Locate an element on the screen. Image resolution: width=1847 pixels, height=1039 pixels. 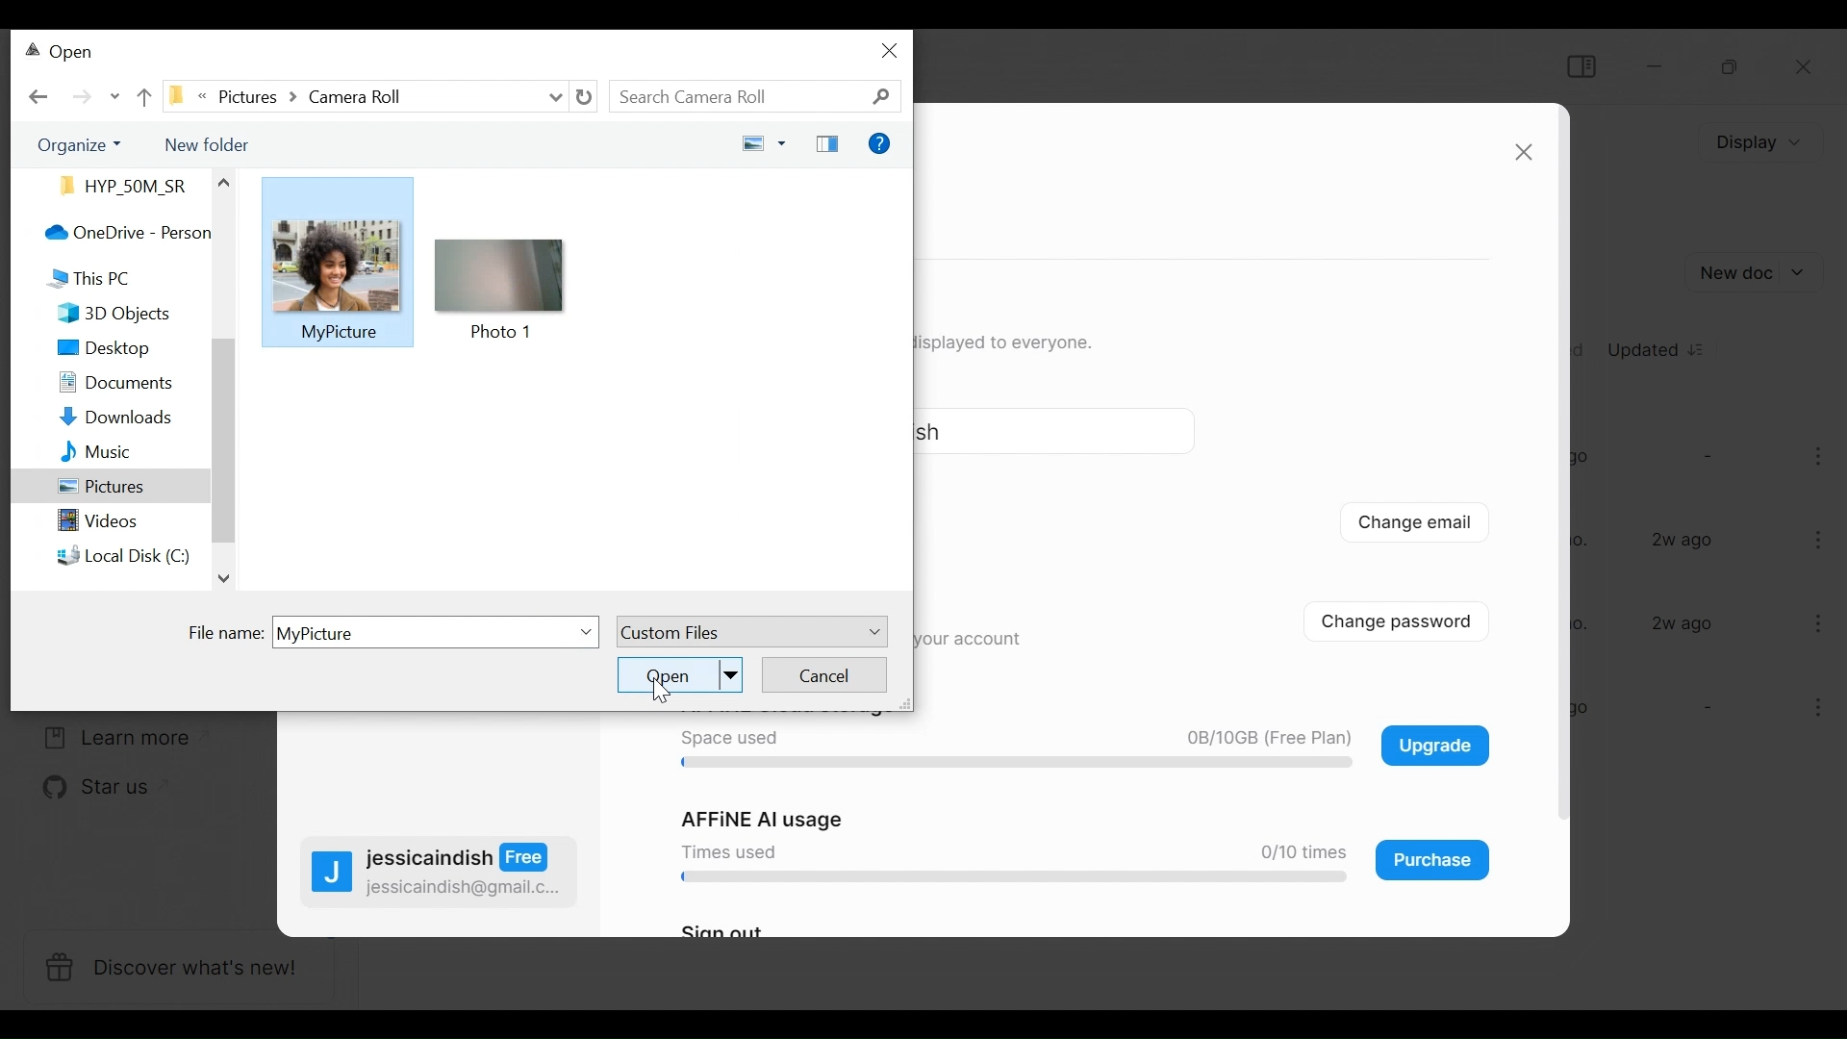
Search Documents is located at coordinates (757, 97).